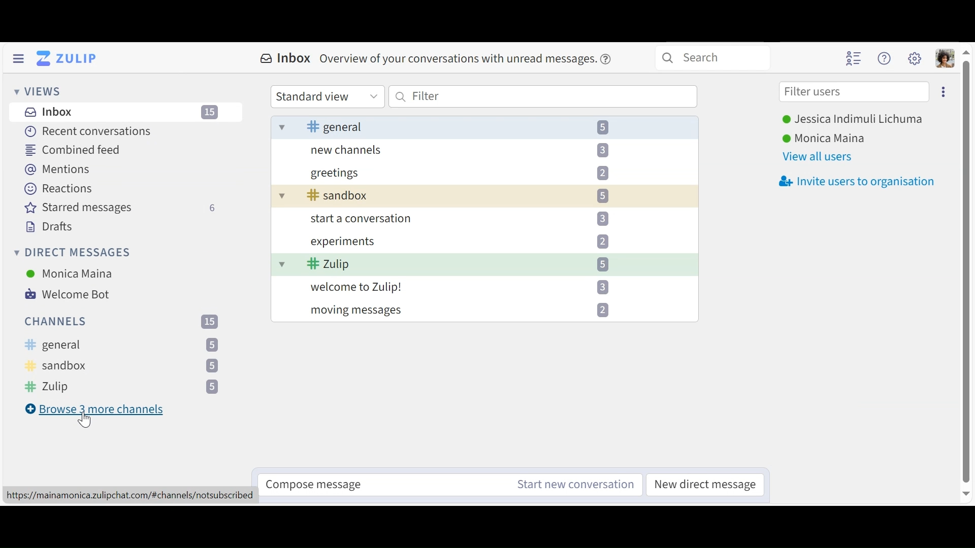 The width and height of the screenshot is (975, 548). Describe the element at coordinates (73, 295) in the screenshot. I see `Welcome Bot` at that location.